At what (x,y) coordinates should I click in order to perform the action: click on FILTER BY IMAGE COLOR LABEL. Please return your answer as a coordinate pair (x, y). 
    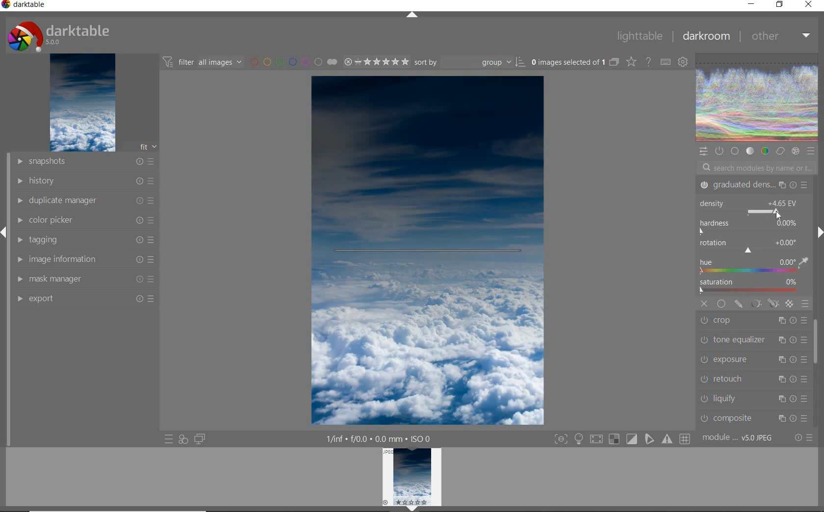
    Looking at the image, I should click on (293, 61).